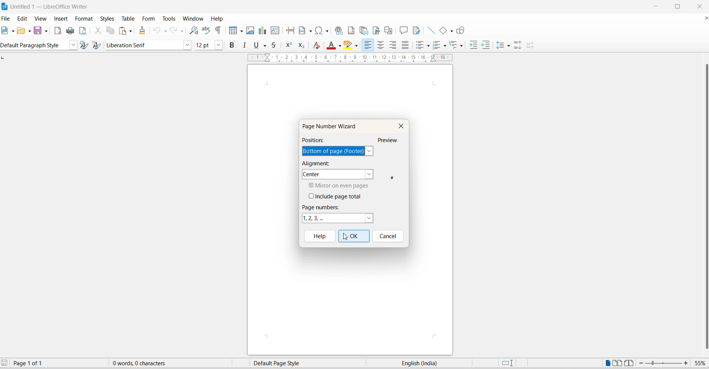  Describe the element at coordinates (41, 18) in the screenshot. I see `view` at that location.